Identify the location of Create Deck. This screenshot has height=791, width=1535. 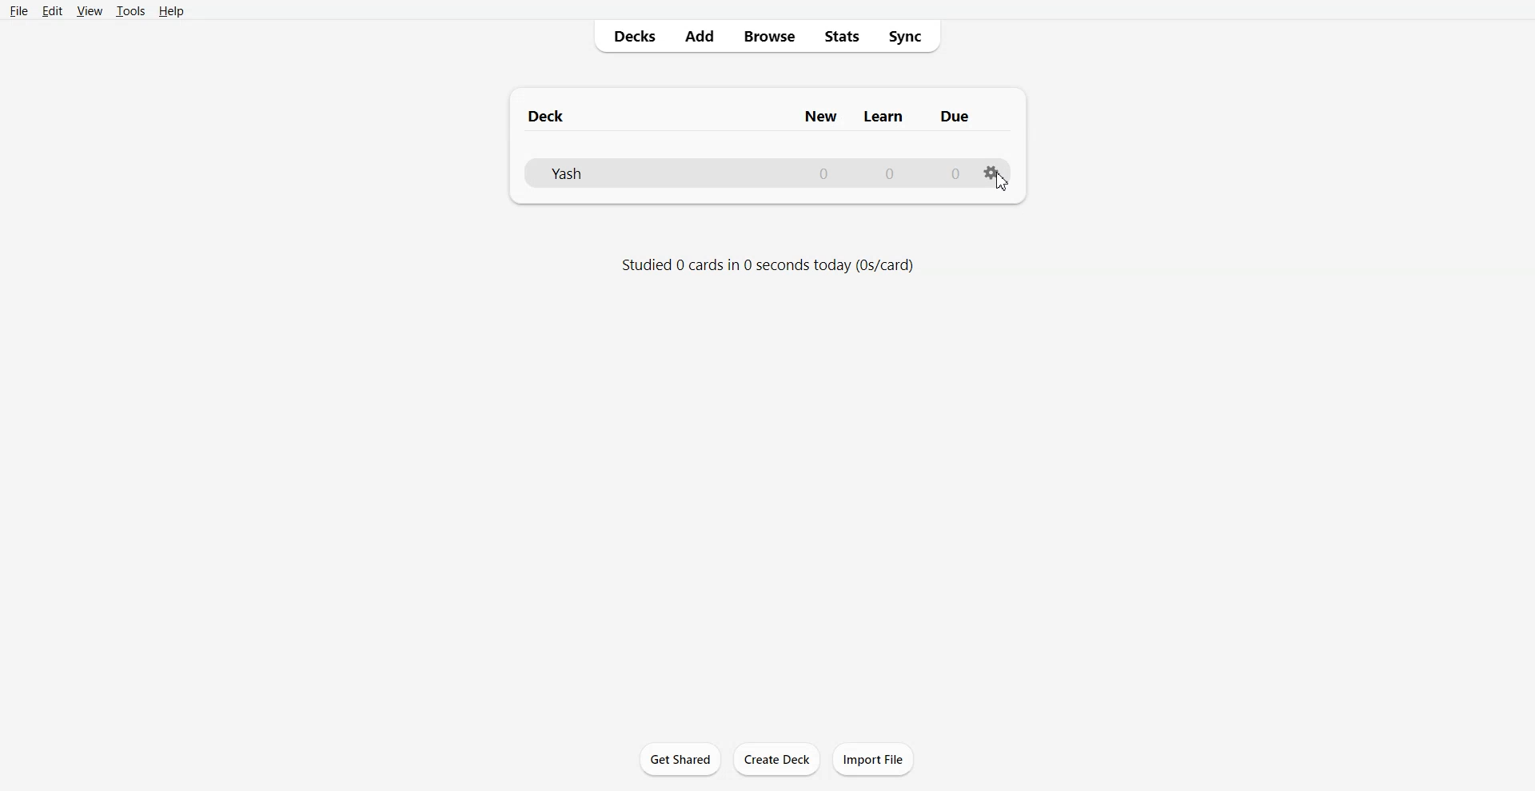
(776, 759).